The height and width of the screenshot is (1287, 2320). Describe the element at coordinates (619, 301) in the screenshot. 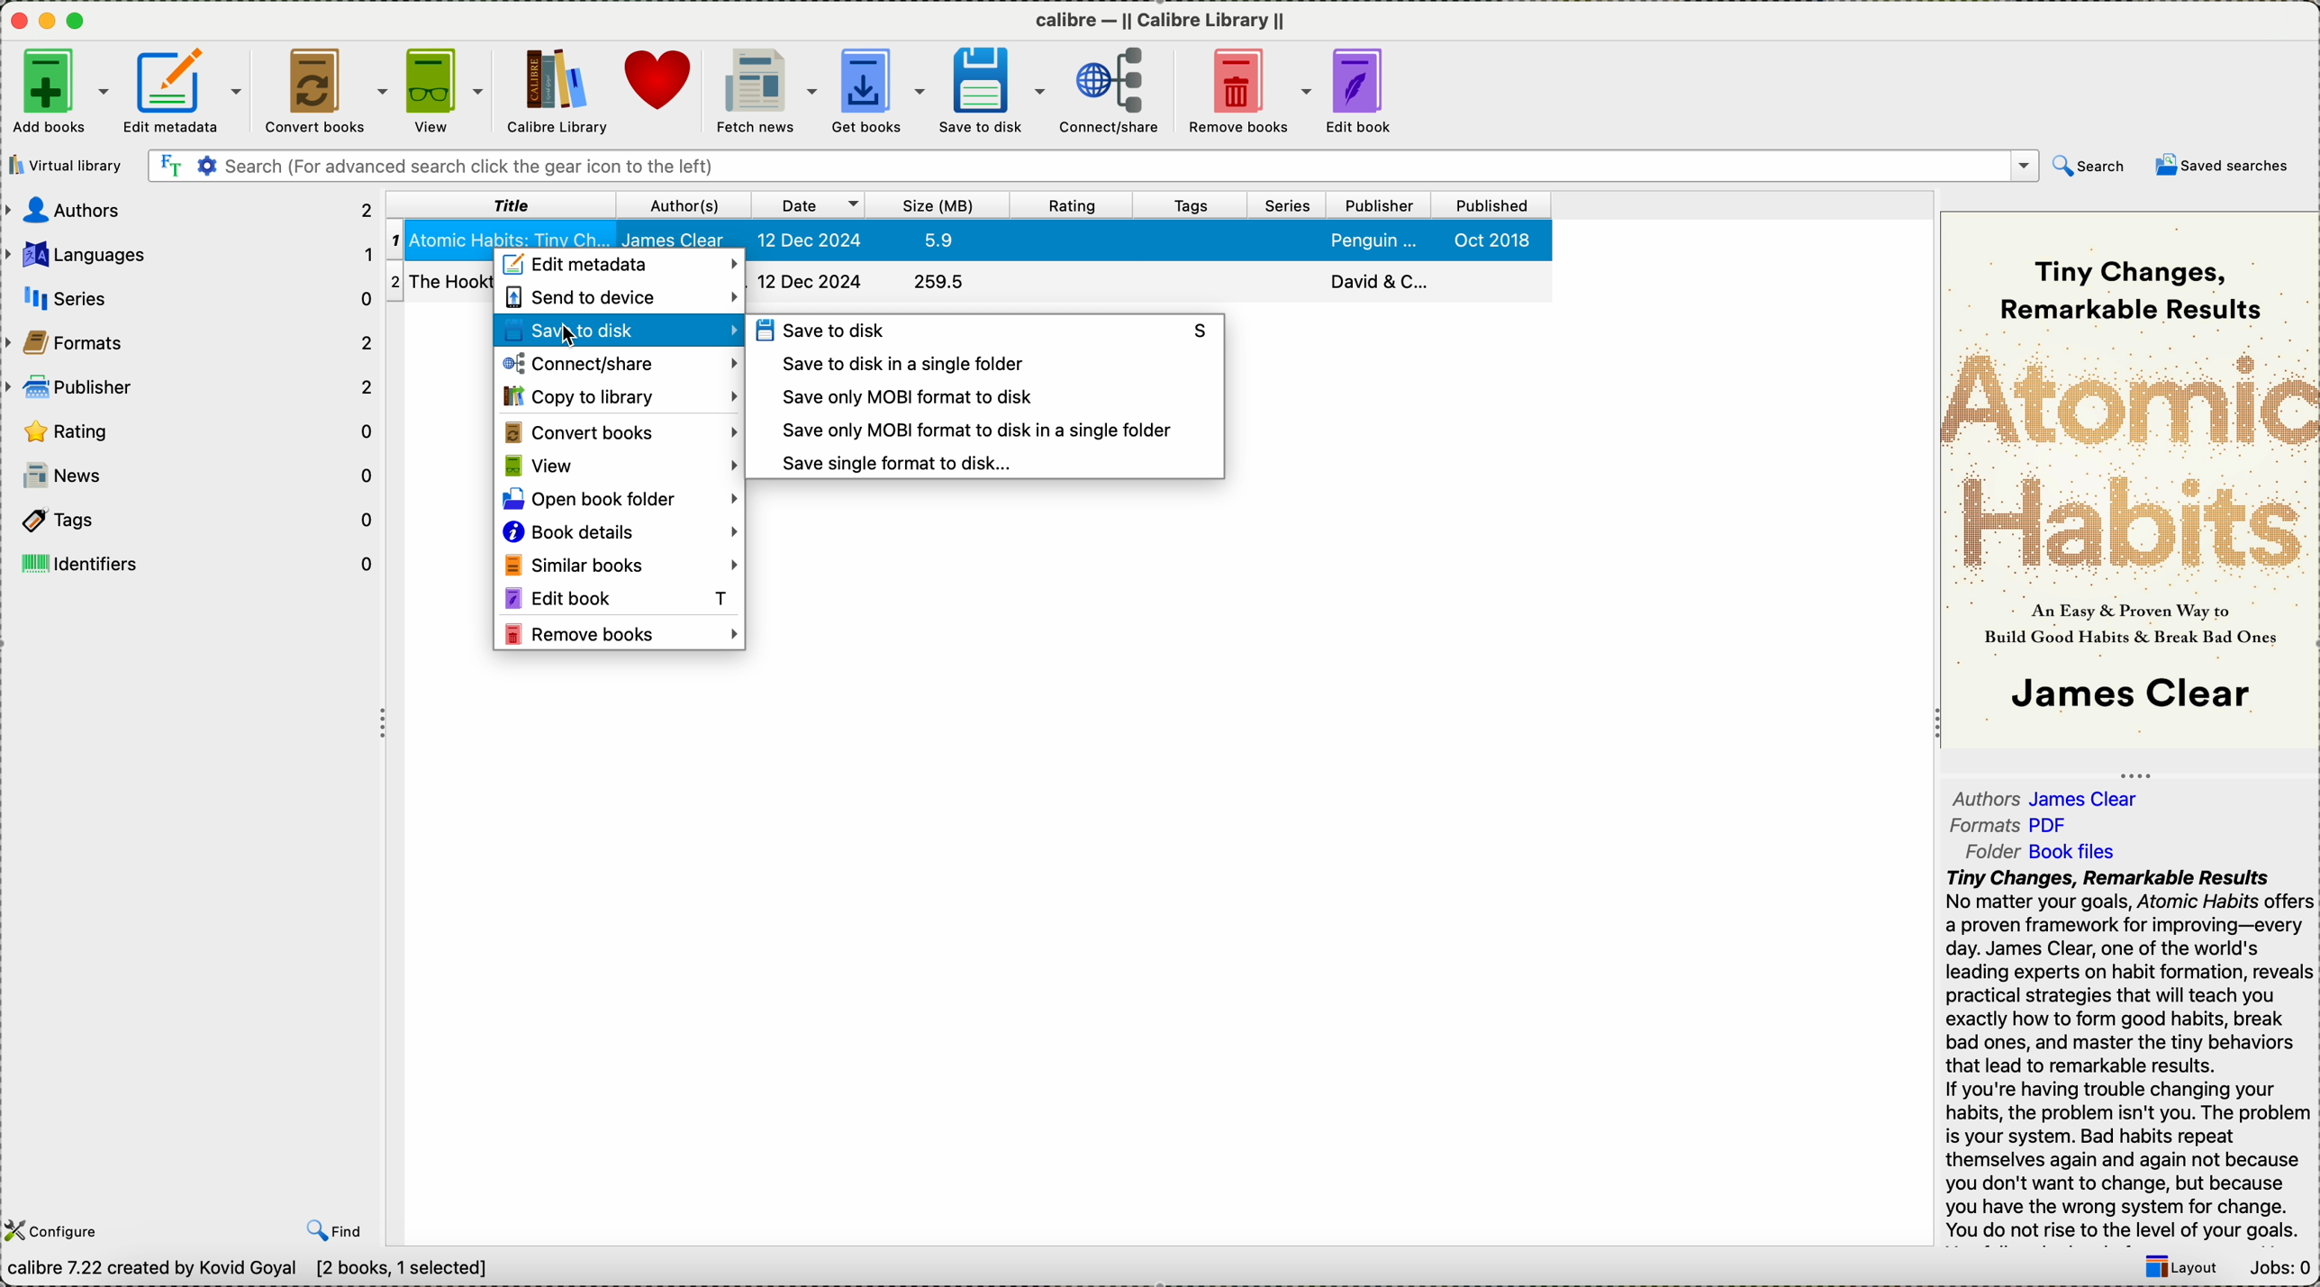

I see `send to device` at that location.